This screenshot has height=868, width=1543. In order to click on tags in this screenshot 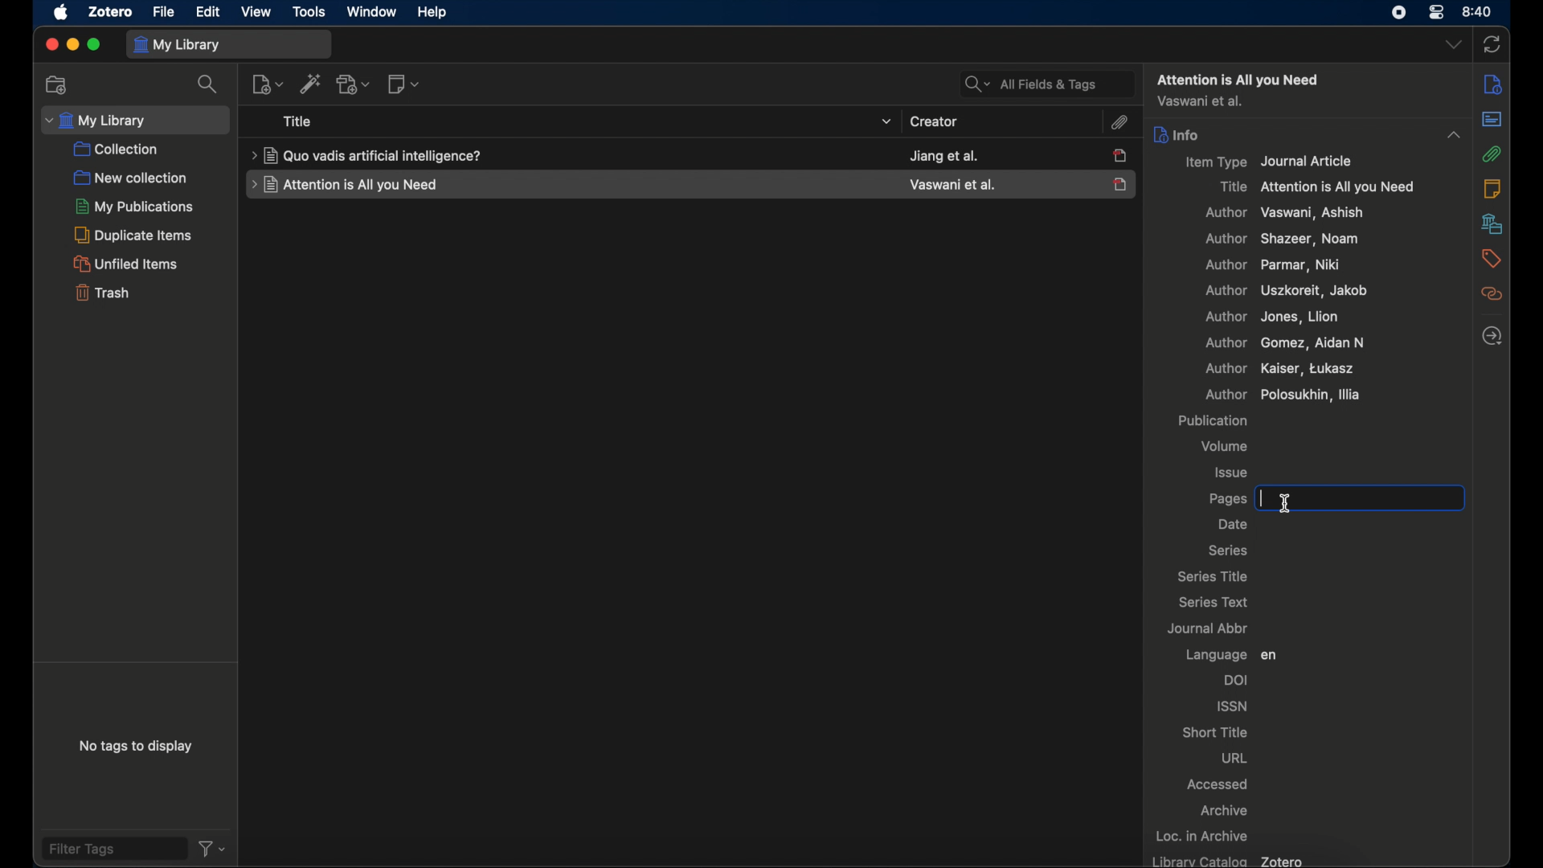, I will do `click(1491, 258)`.